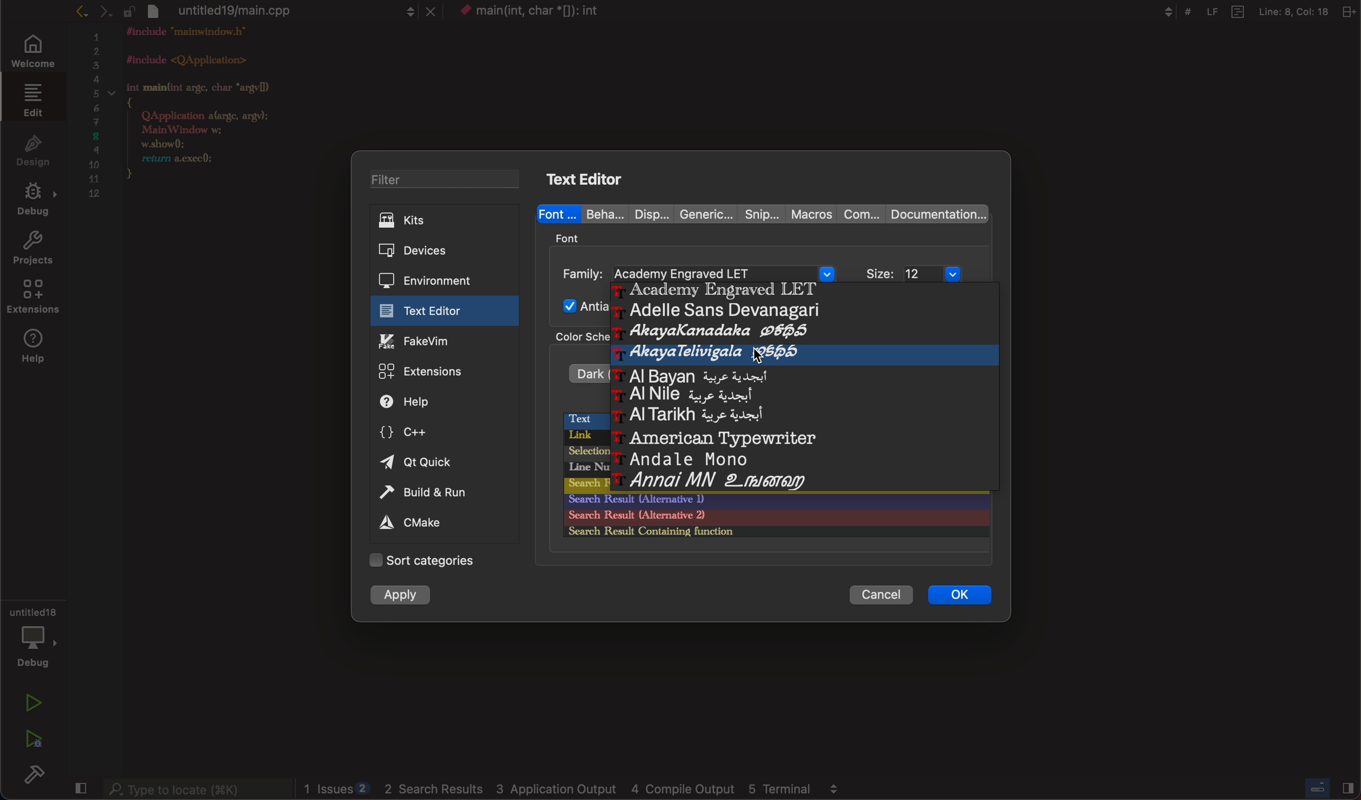  What do you see at coordinates (935, 214) in the screenshot?
I see `documentation` at bounding box center [935, 214].